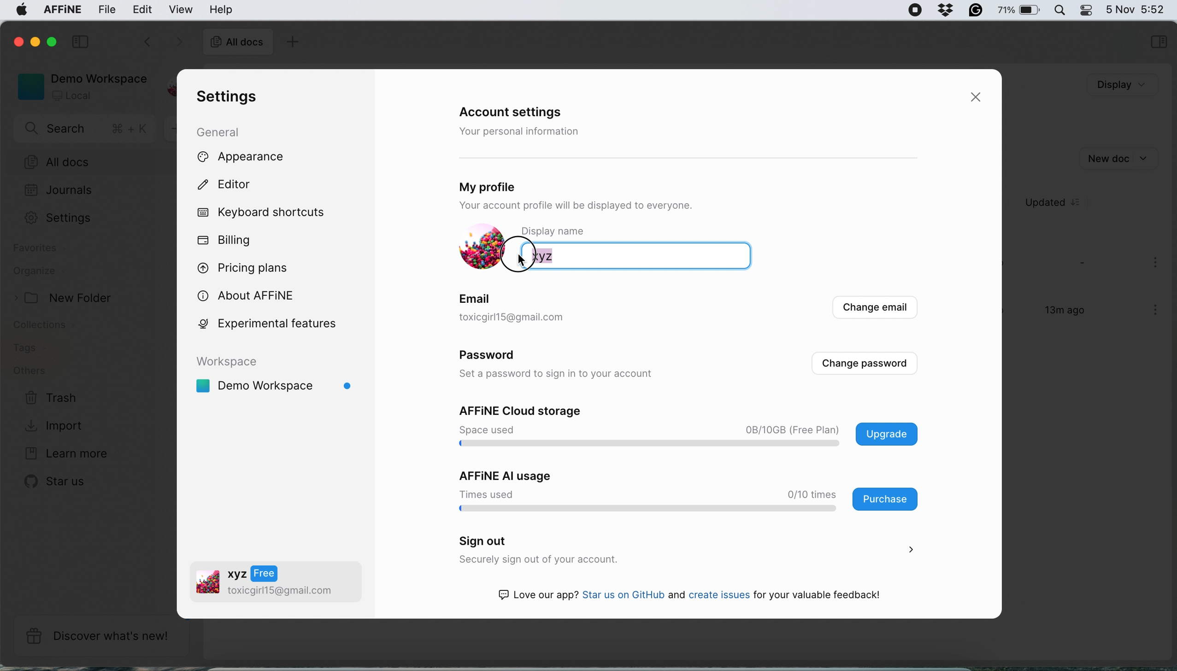  I want to click on close, so click(17, 41).